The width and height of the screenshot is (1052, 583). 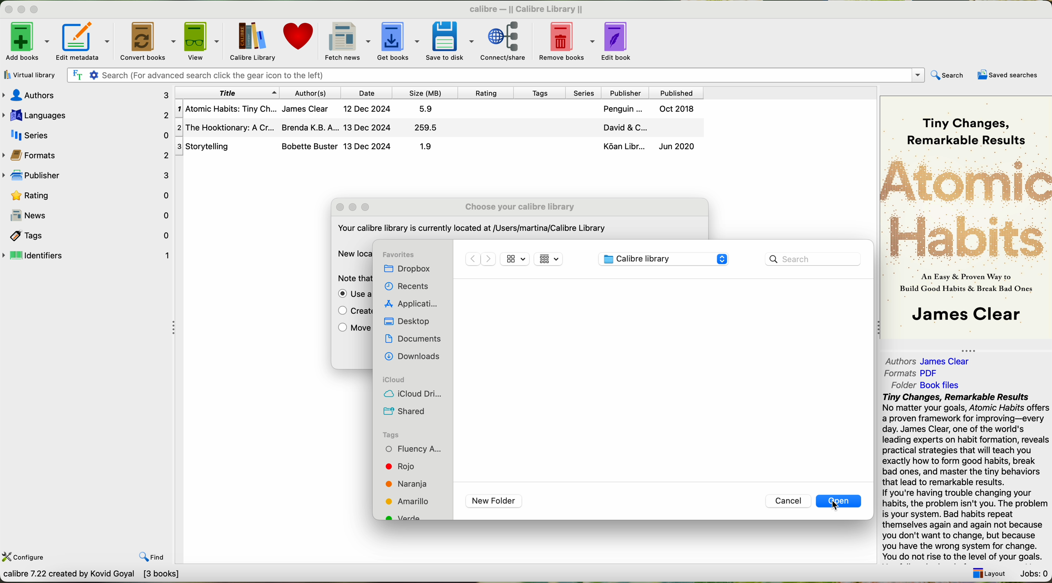 I want to click on icloud, so click(x=412, y=379).